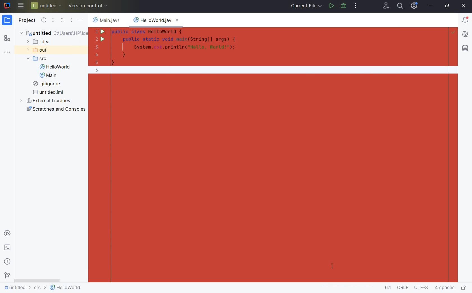 This screenshot has height=293, width=472. I want to click on idea, so click(45, 42).